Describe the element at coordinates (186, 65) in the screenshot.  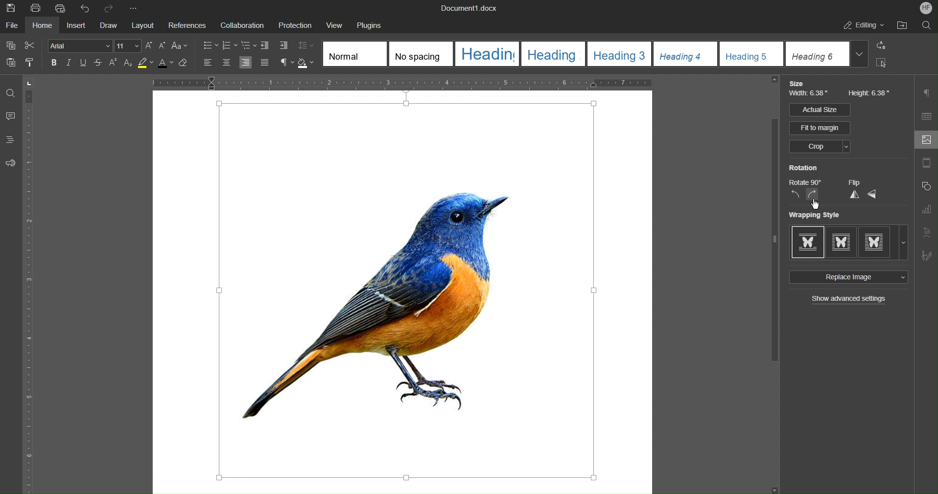
I see `Clear Style` at that location.